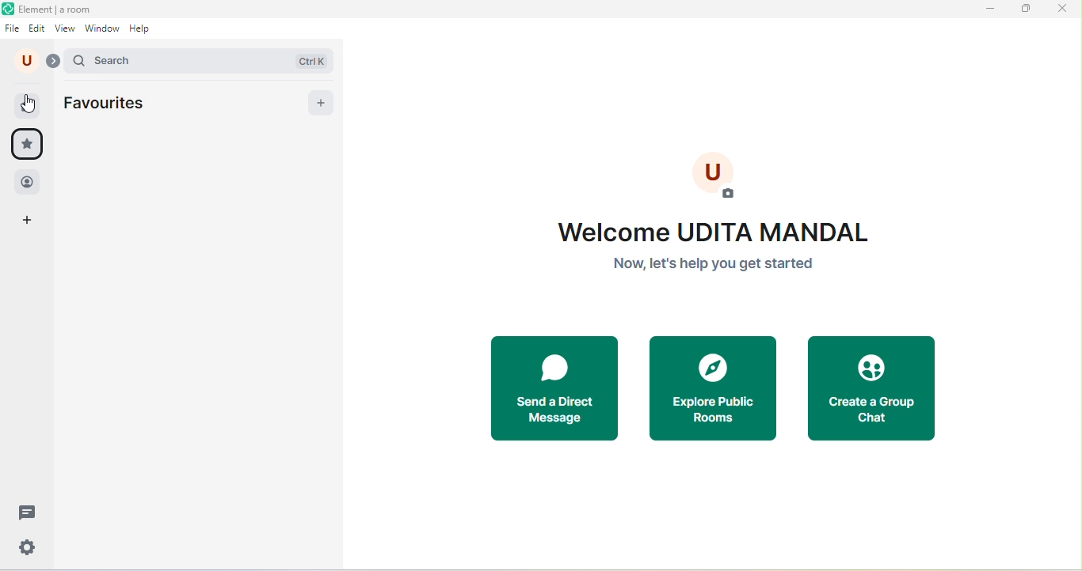  Describe the element at coordinates (34, 103) in the screenshot. I see `home` at that location.